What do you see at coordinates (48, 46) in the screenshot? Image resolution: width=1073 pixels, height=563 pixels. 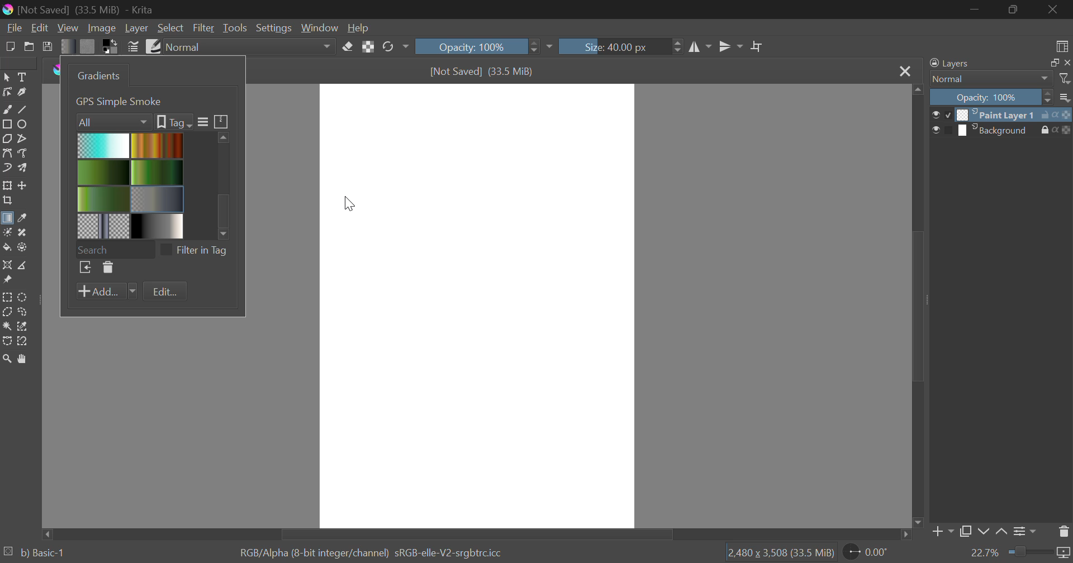 I see `Save` at bounding box center [48, 46].